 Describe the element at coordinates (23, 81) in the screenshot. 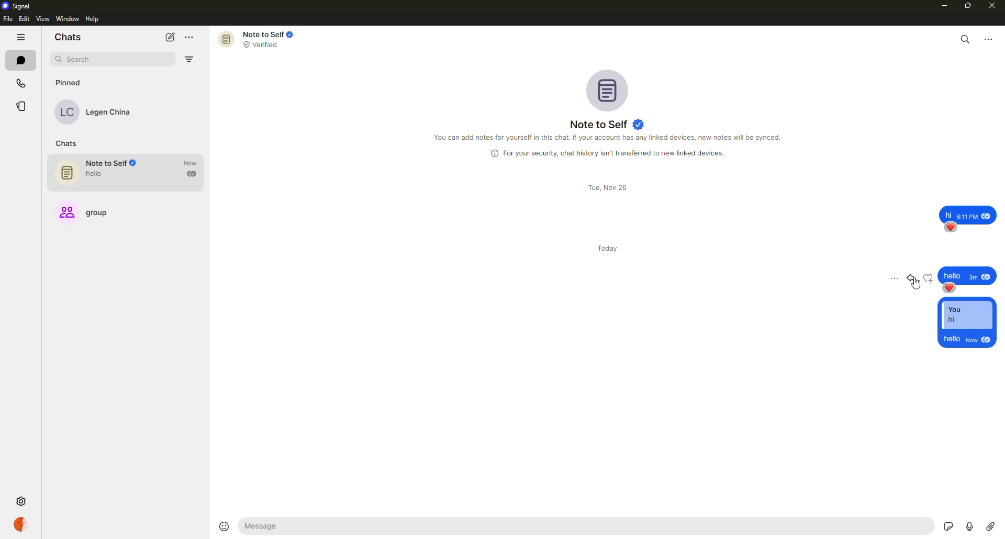

I see `calls` at that location.